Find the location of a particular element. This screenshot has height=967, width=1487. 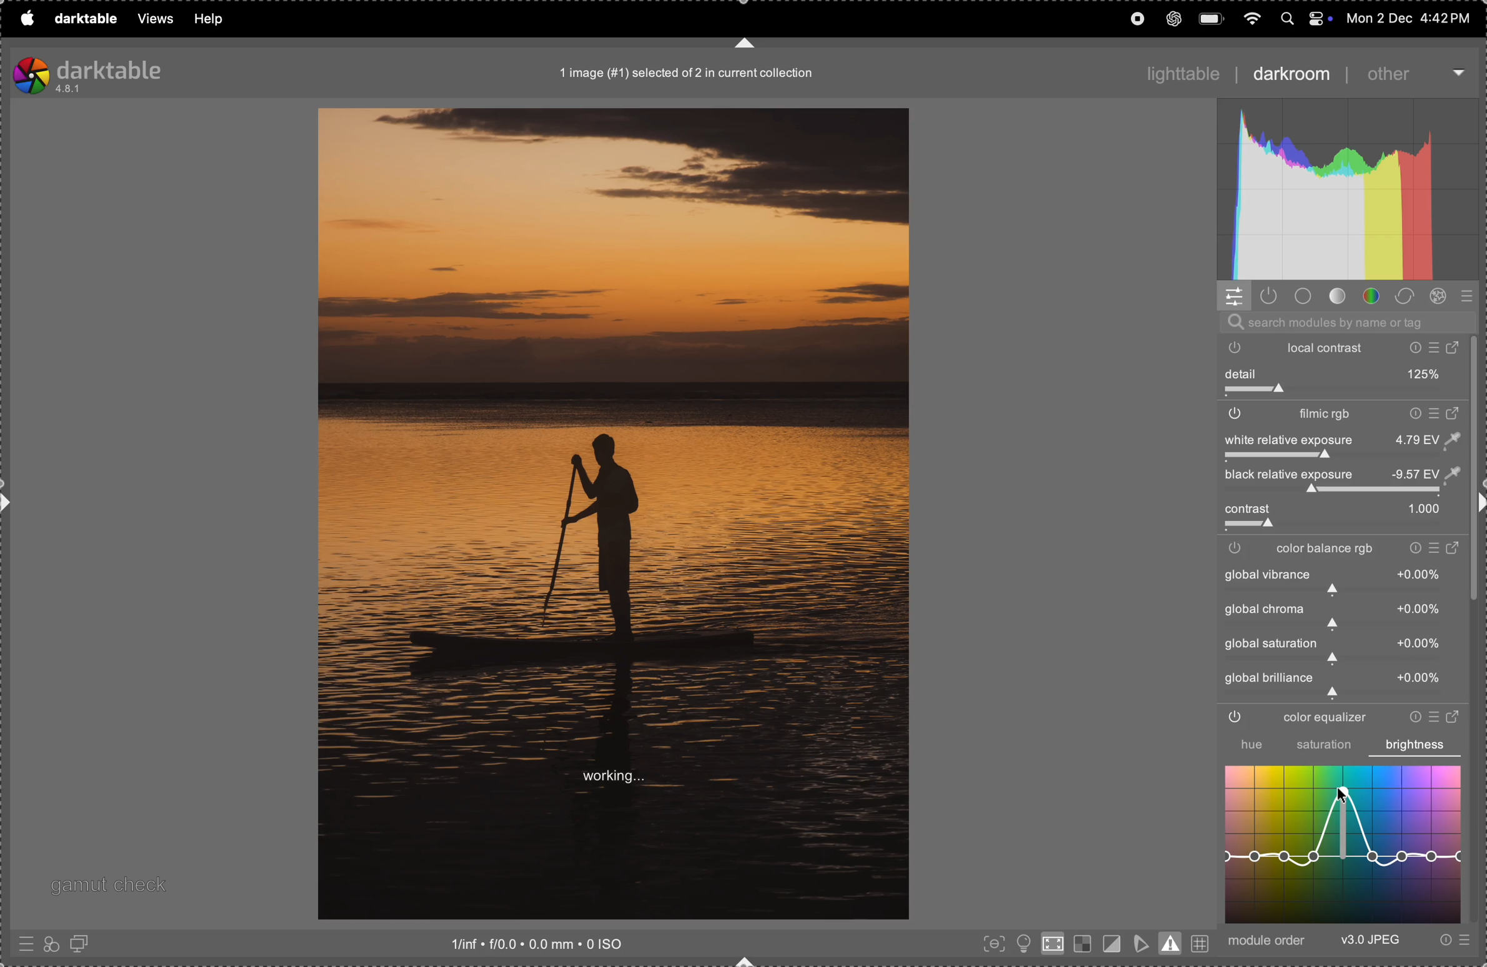

darktable version is located at coordinates (118, 72).